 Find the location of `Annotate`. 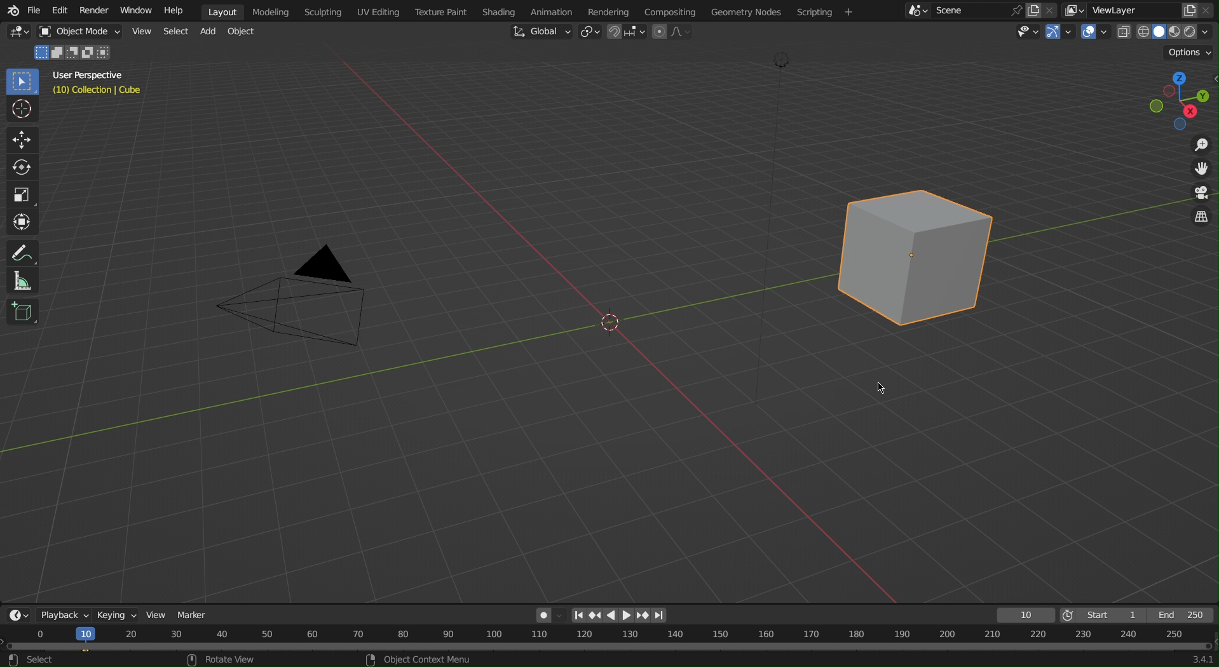

Annotate is located at coordinates (22, 254).